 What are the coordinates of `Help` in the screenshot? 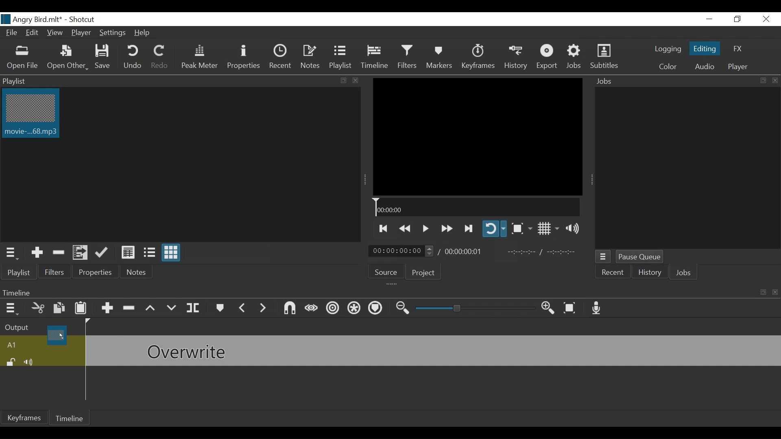 It's located at (143, 33).